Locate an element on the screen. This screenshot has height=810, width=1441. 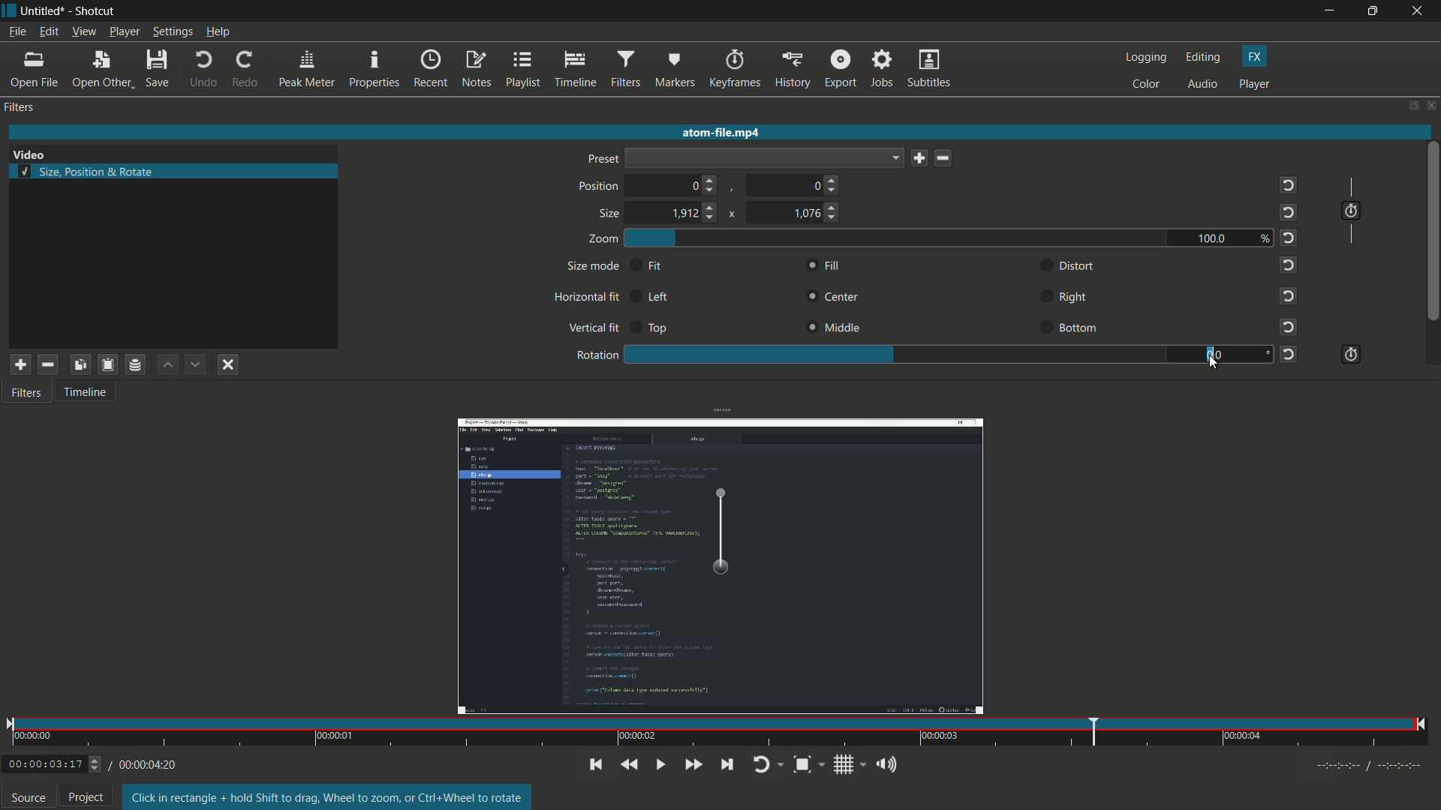
vertical fit is located at coordinates (591, 328).